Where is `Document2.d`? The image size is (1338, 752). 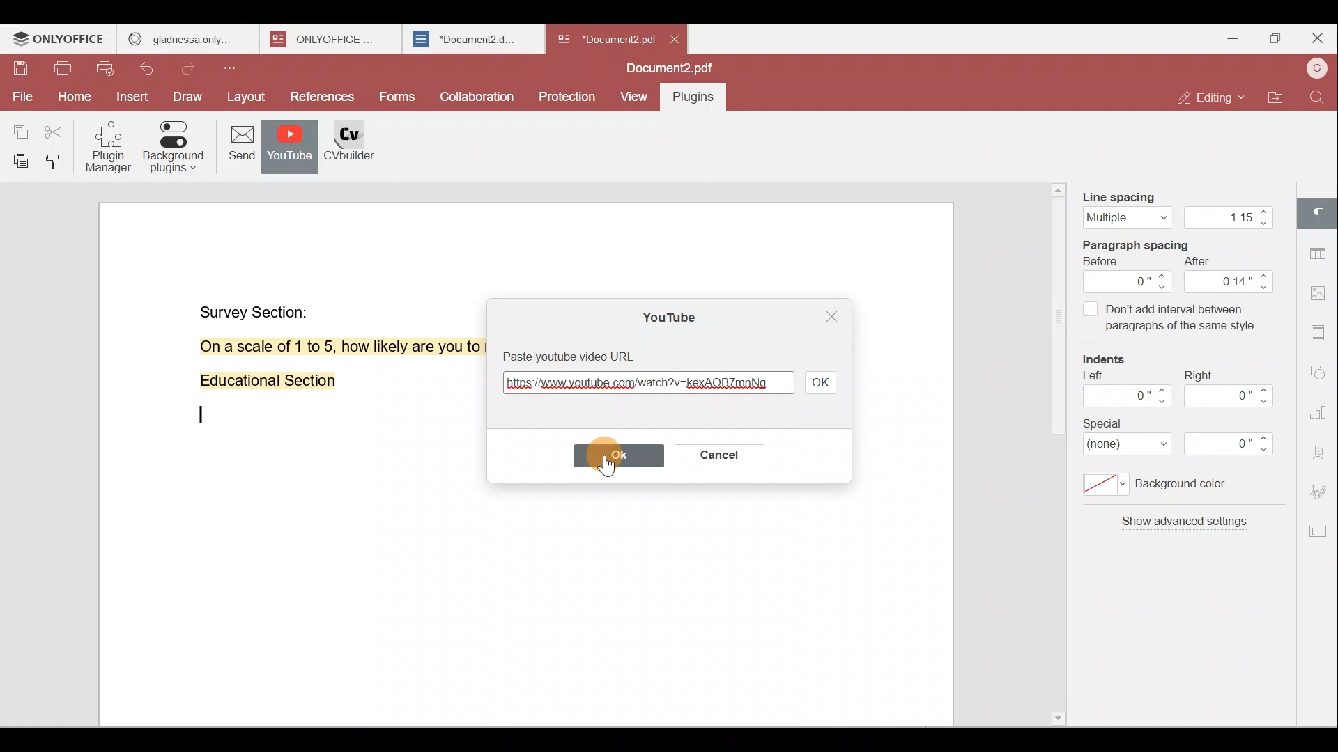
Document2.d is located at coordinates (472, 40).